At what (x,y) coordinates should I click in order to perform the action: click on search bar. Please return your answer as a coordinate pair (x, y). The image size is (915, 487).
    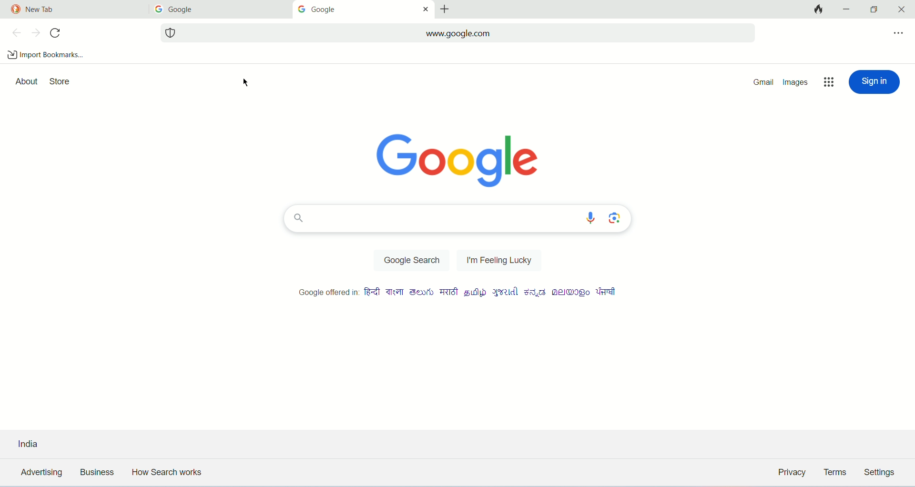
    Looking at the image, I should click on (427, 219).